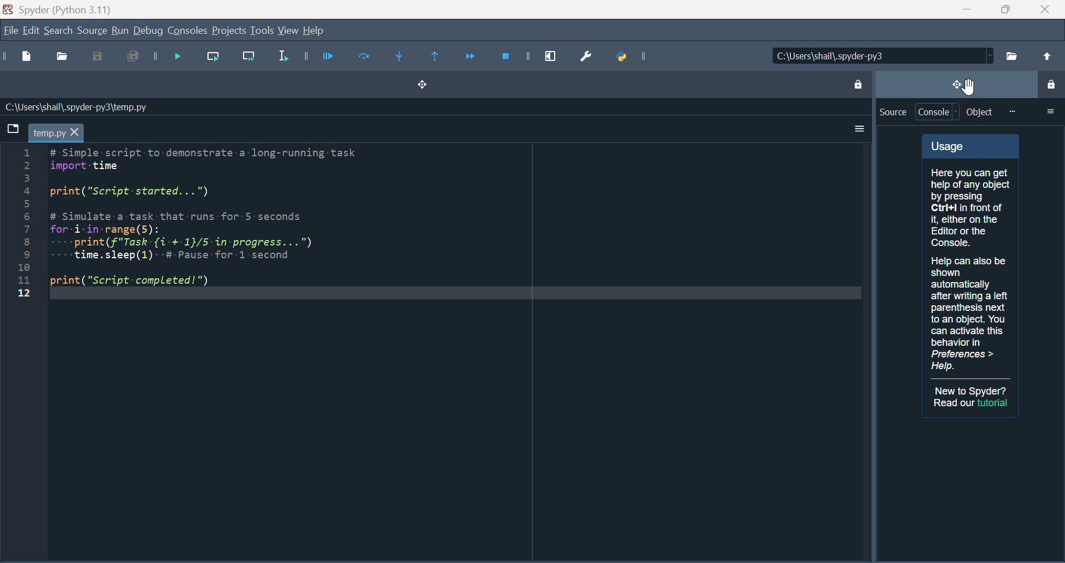 The width and height of the screenshot is (1065, 563). What do you see at coordinates (972, 391) in the screenshot?
I see `New to Spyder?` at bounding box center [972, 391].